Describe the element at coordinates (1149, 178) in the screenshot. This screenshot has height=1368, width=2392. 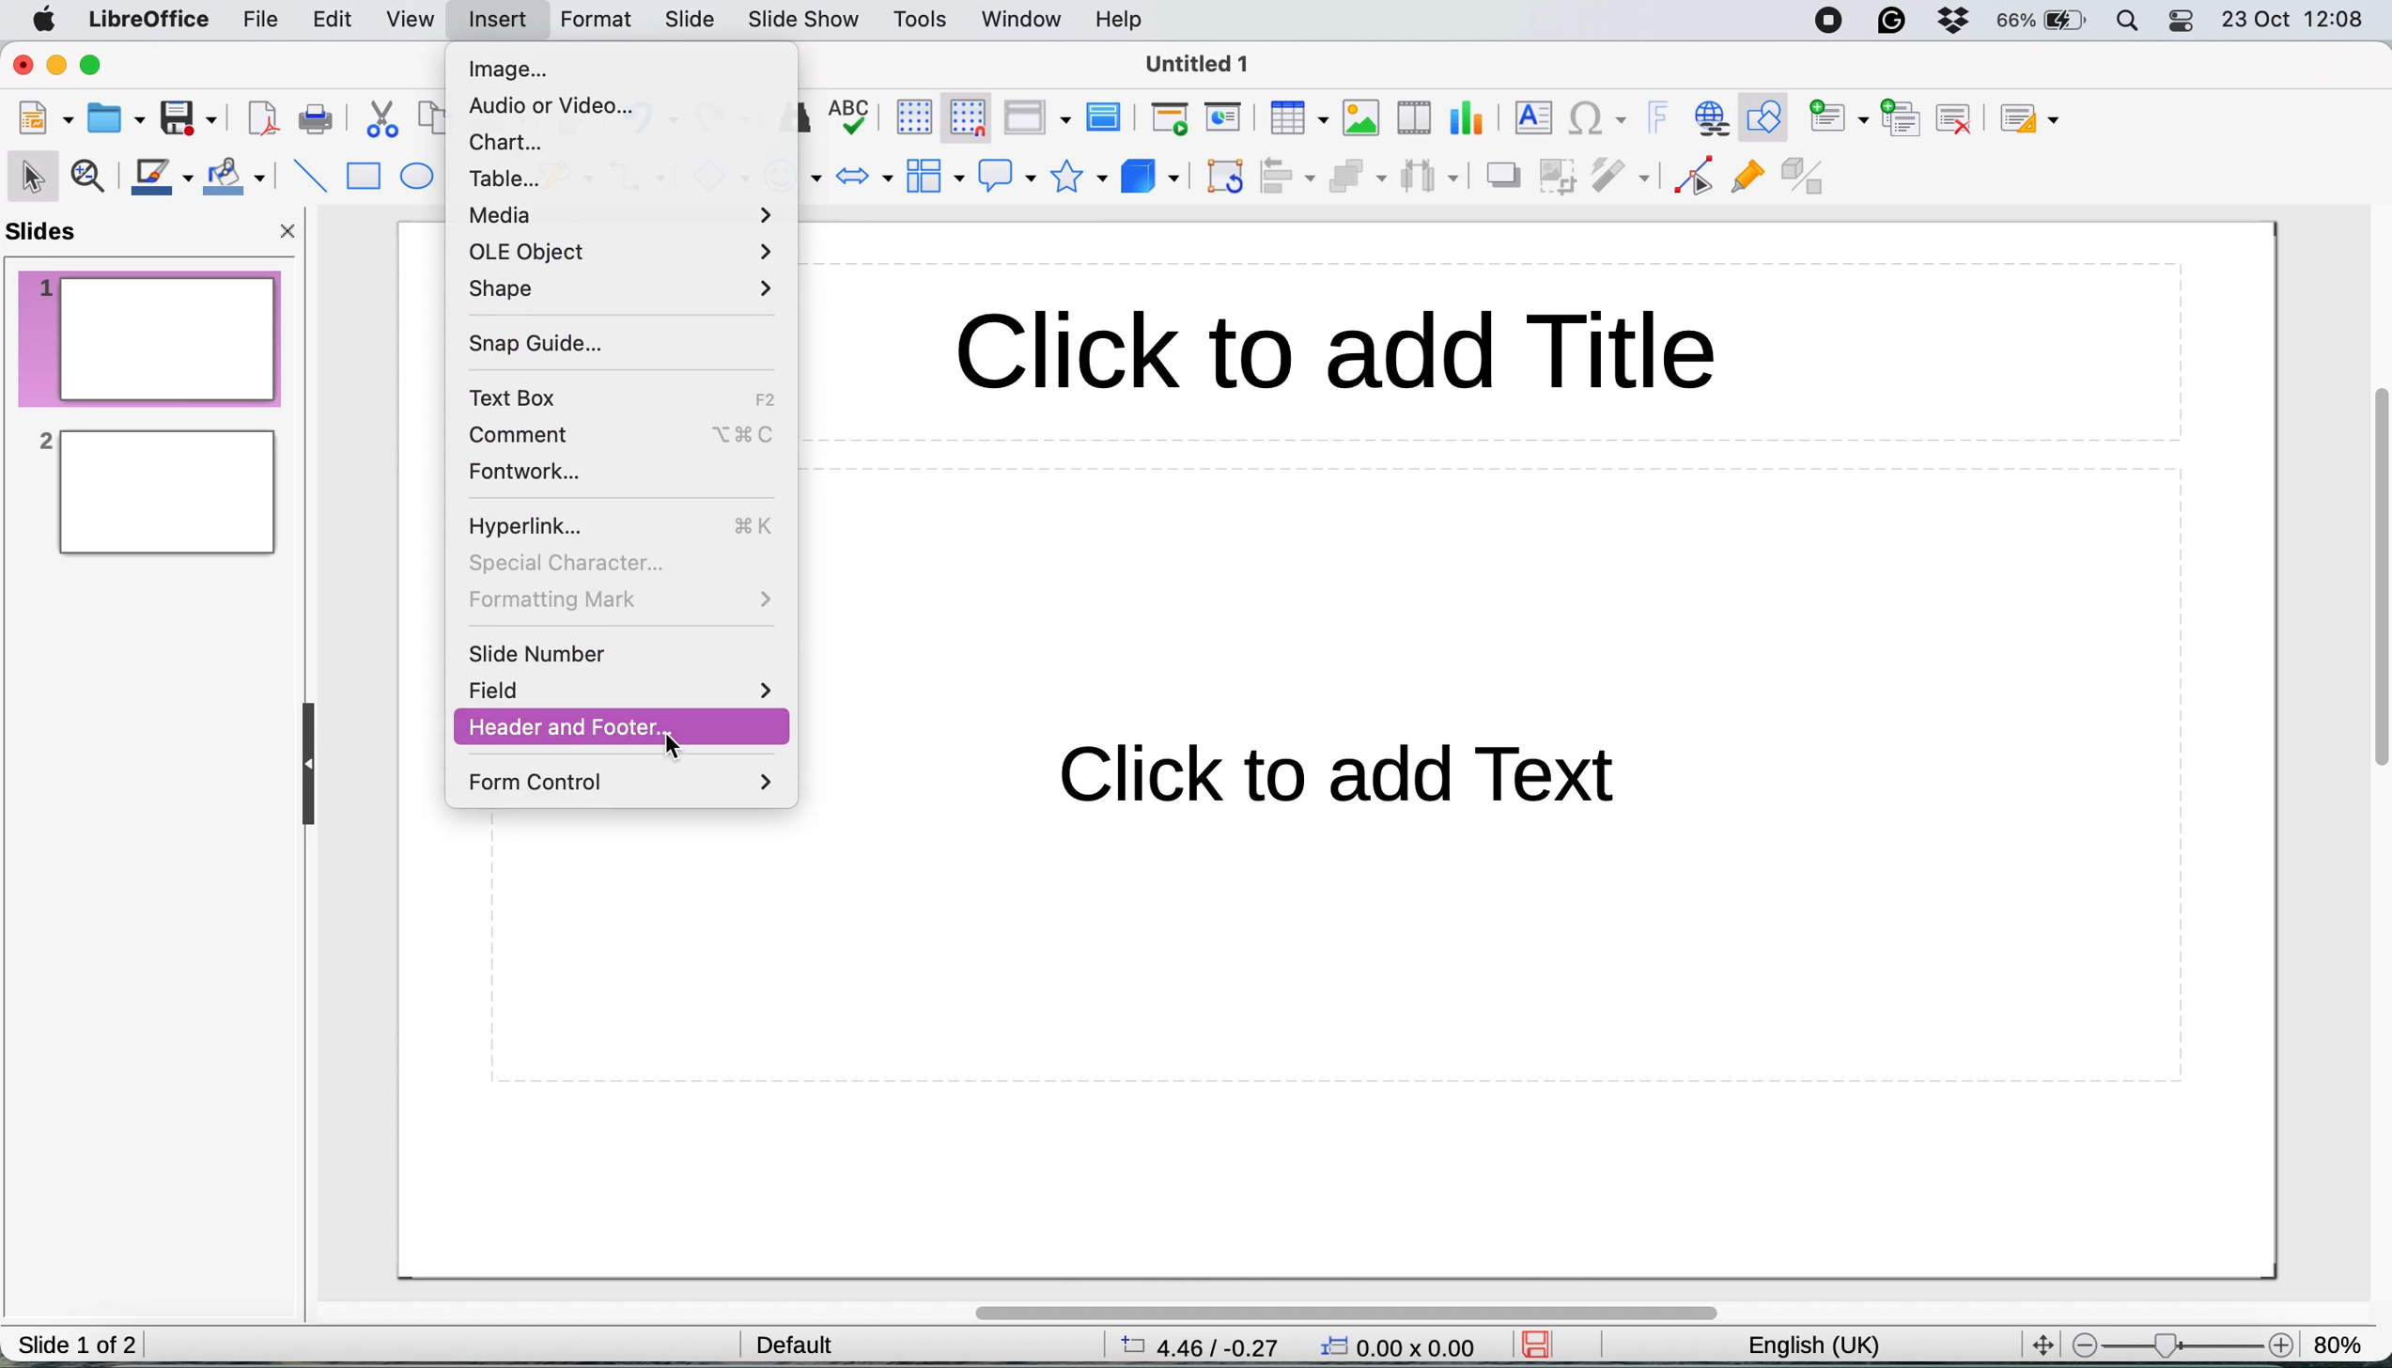
I see `3d objects` at that location.